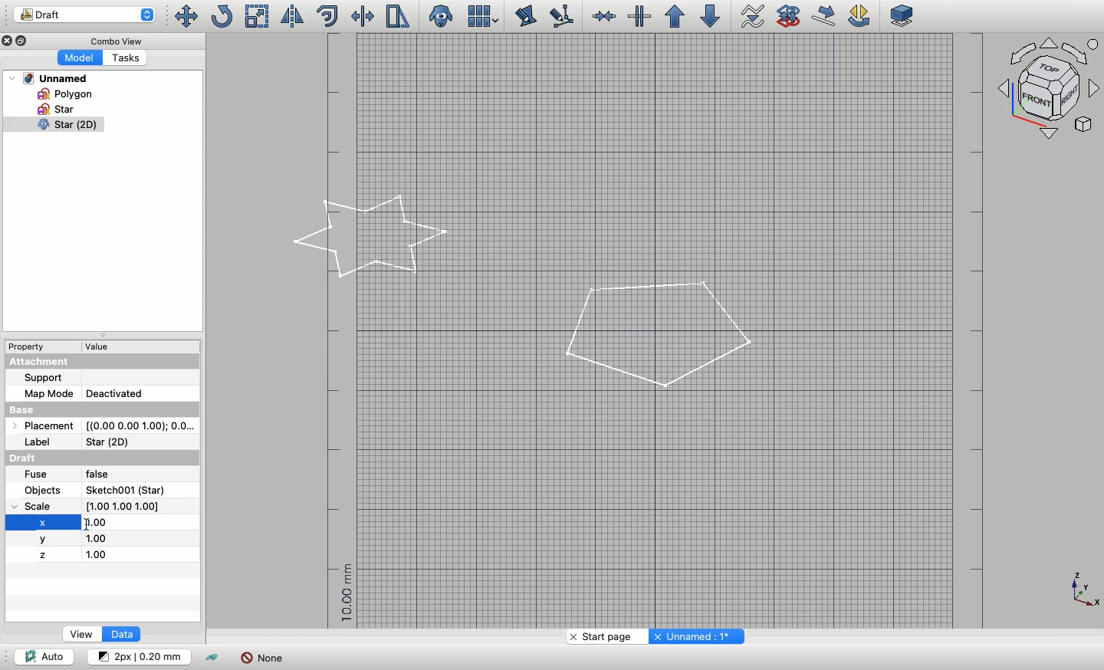 The height and width of the screenshot is (670, 1104). I want to click on Model, so click(78, 58).